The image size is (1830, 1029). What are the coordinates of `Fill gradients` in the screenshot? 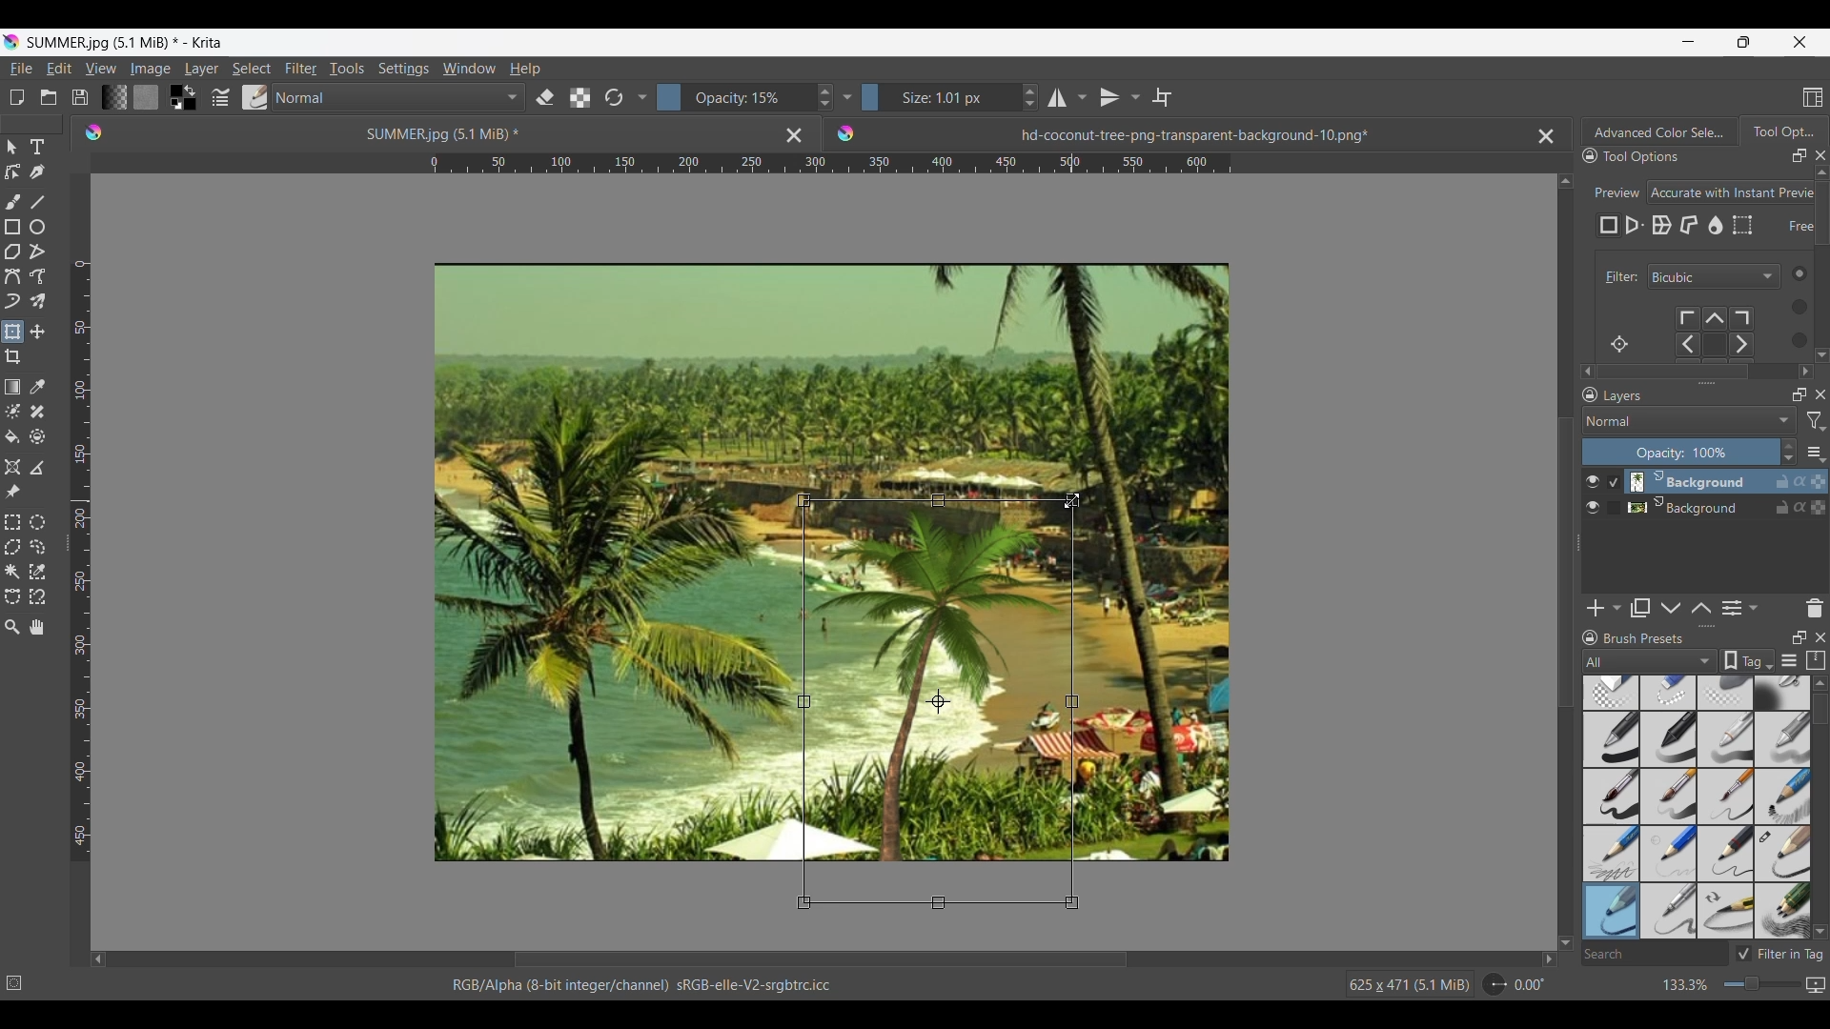 It's located at (113, 96).